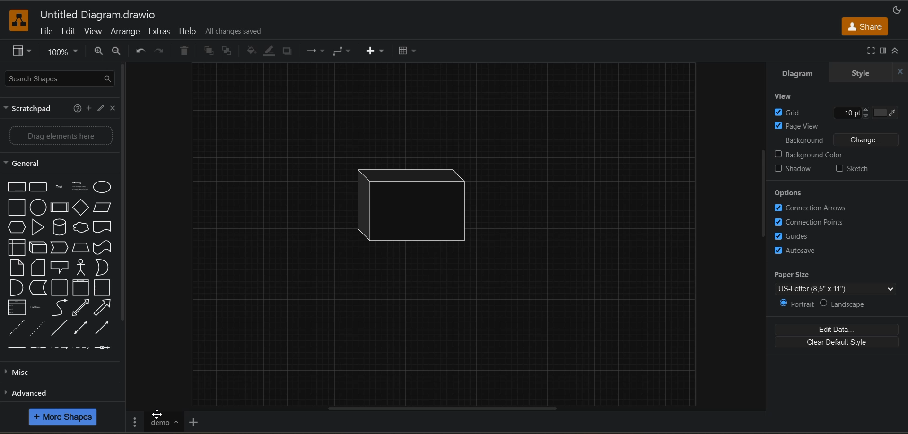  I want to click on Grid color, so click(886, 113).